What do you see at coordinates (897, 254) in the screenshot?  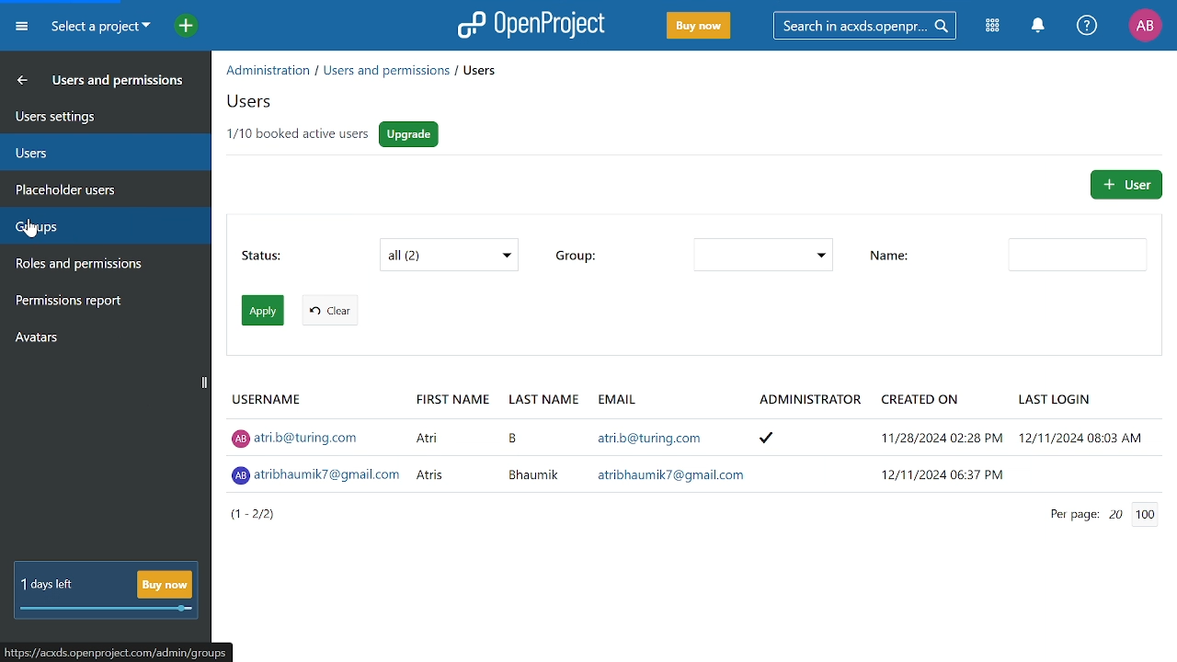 I see `name` at bounding box center [897, 254].